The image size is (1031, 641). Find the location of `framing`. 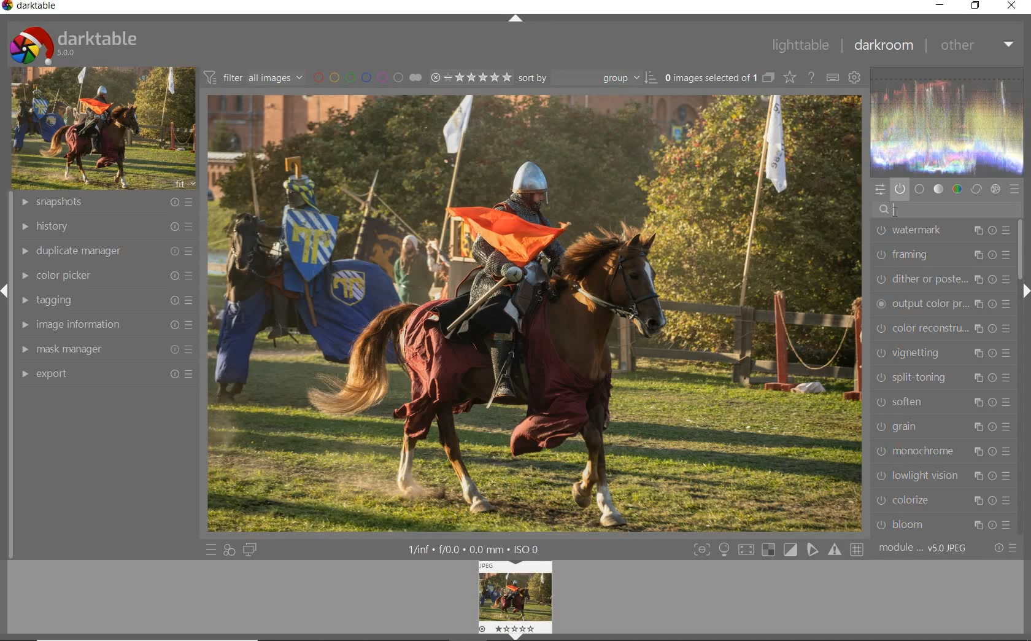

framing is located at coordinates (940, 256).